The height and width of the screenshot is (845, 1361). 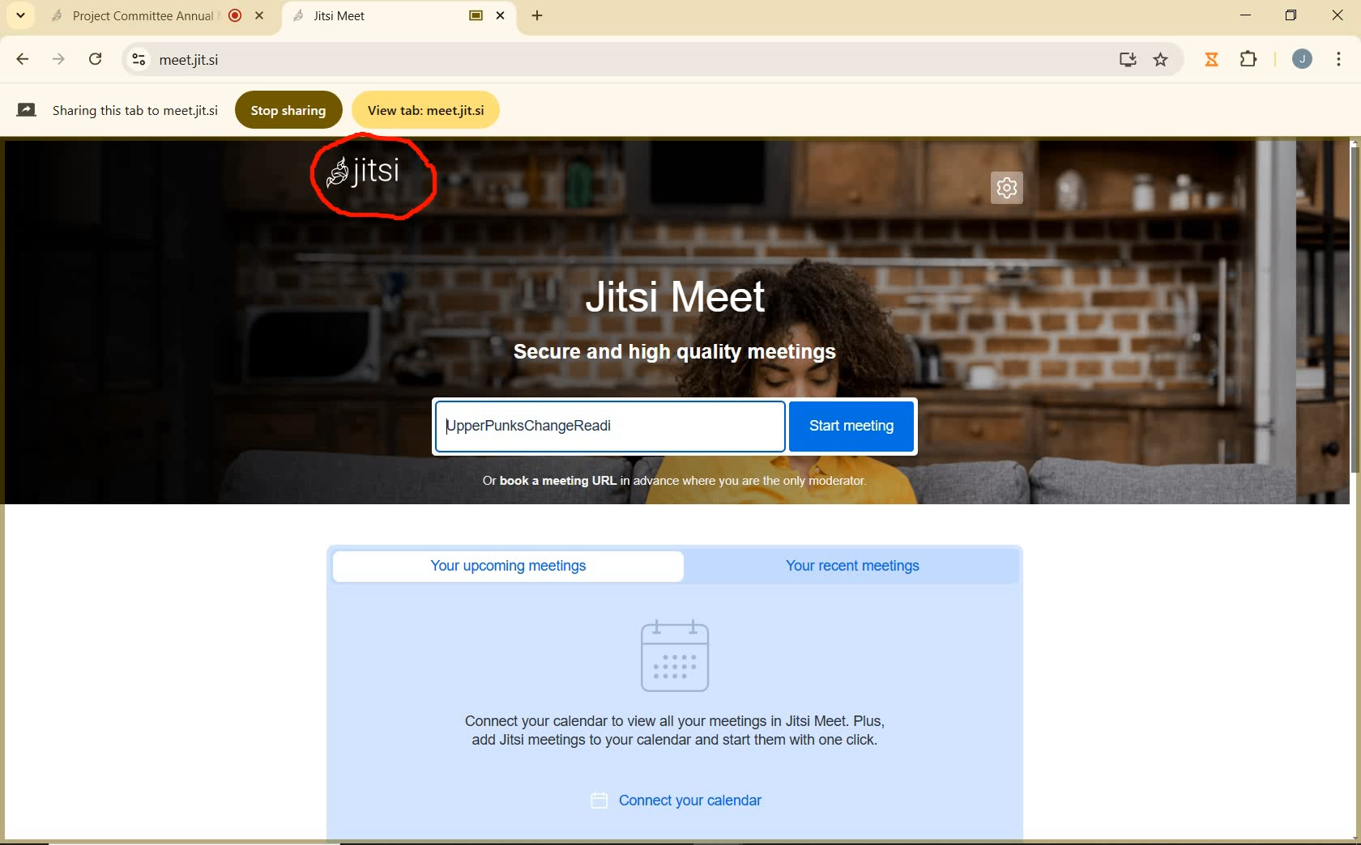 I want to click on EXTENSION, so click(x=1235, y=61).